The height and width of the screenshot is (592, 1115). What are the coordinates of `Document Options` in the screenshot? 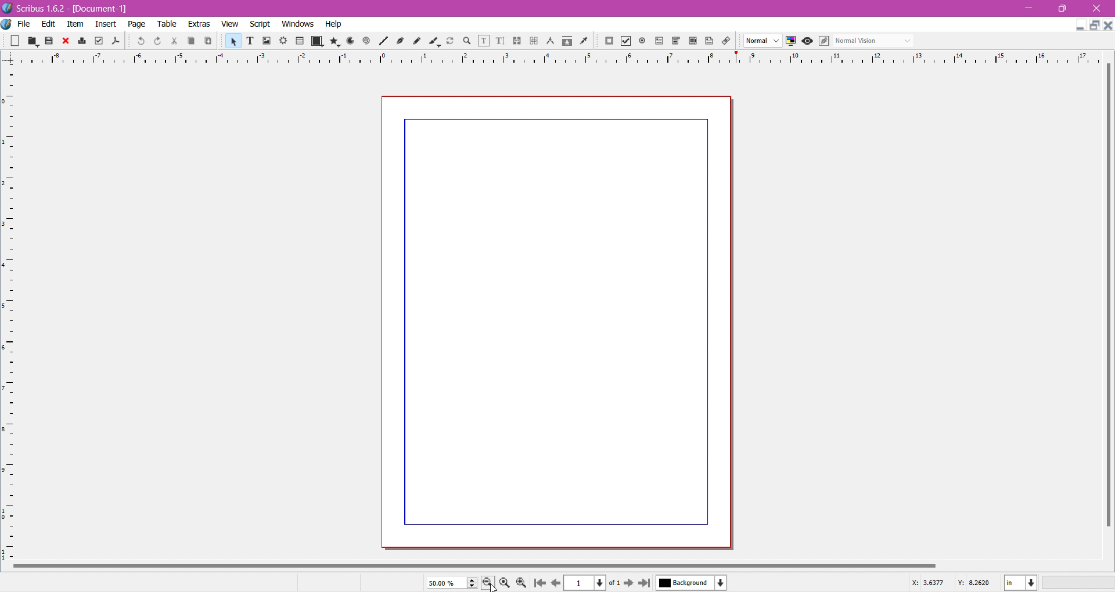 It's located at (7, 24).